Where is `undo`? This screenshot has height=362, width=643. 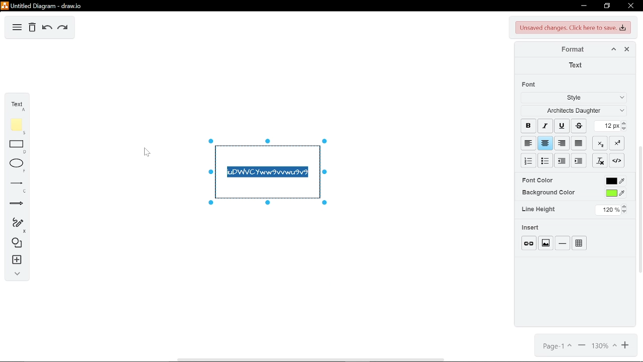 undo is located at coordinates (47, 28).